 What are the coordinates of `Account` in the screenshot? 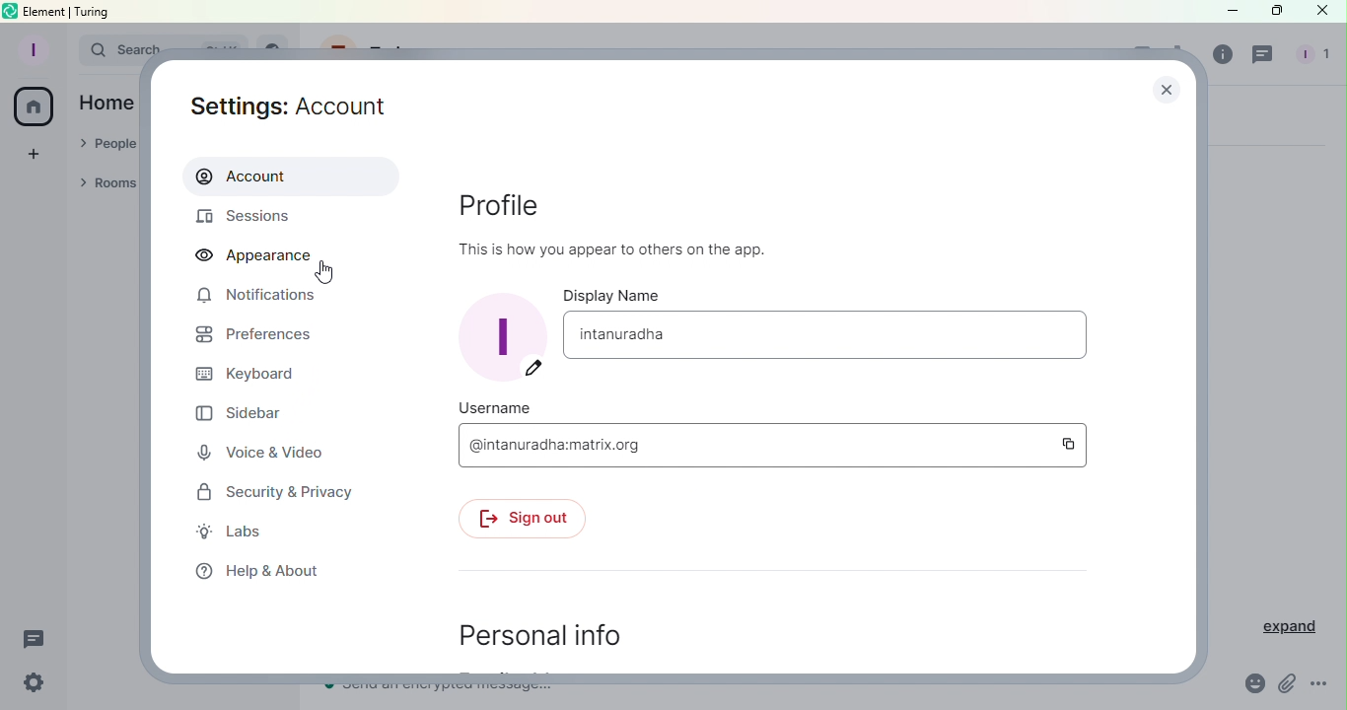 It's located at (288, 178).